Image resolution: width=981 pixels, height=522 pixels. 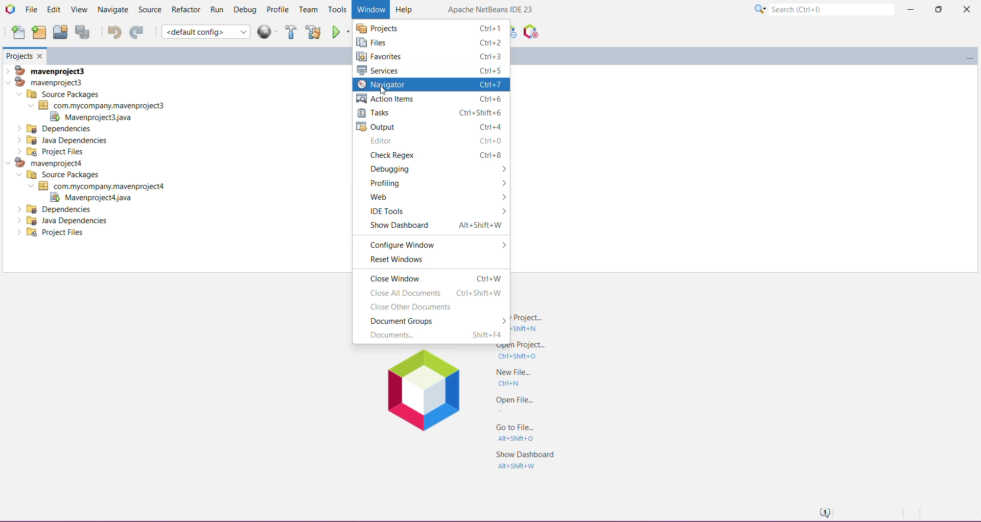 What do you see at coordinates (313, 32) in the screenshot?
I see `Clean and Build Project` at bounding box center [313, 32].